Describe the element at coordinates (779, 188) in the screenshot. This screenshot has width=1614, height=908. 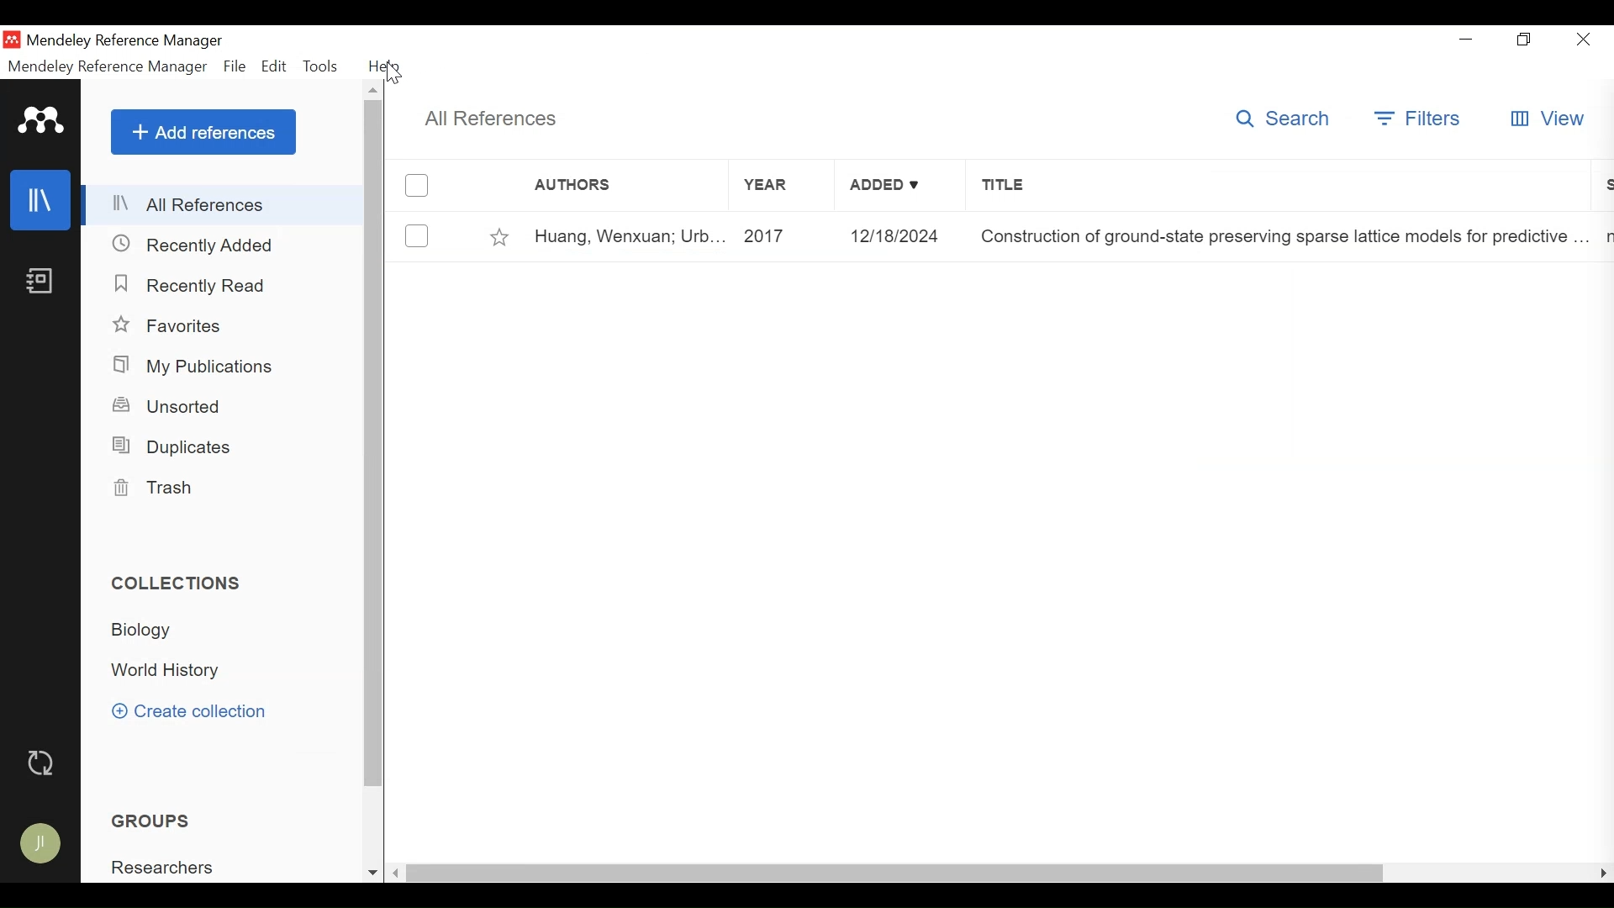
I see `Year` at that location.